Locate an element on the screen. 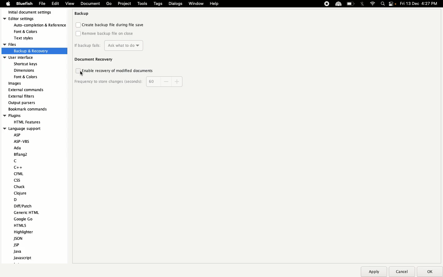 Image resolution: width=443 pixels, height=277 pixels. Internet is located at coordinates (372, 3).